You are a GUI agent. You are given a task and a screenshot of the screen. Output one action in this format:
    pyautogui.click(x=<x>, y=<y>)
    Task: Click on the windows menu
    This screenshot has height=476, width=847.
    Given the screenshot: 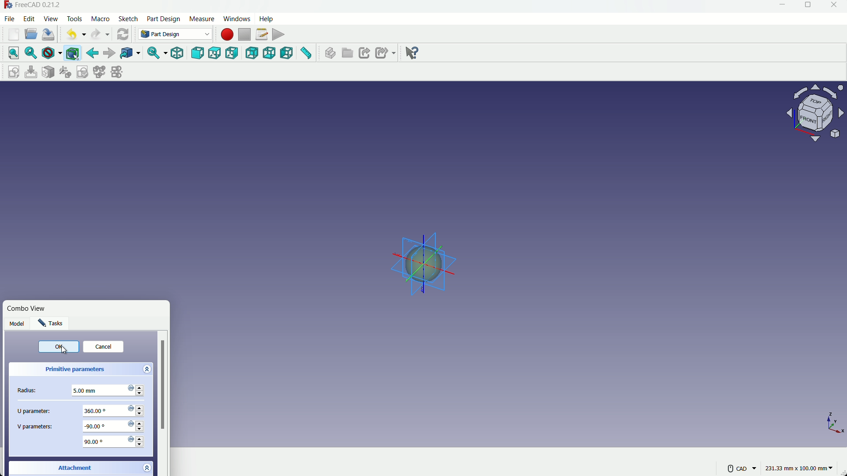 What is the action you would take?
    pyautogui.click(x=236, y=19)
    